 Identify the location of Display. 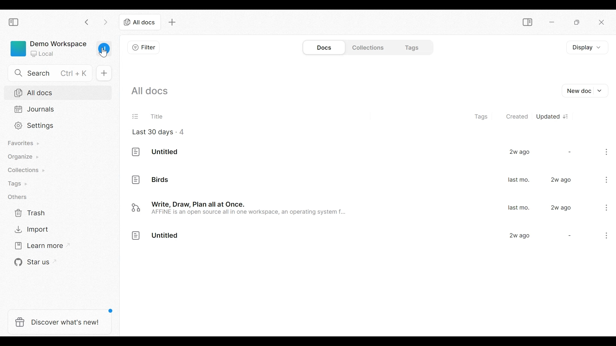
(586, 47).